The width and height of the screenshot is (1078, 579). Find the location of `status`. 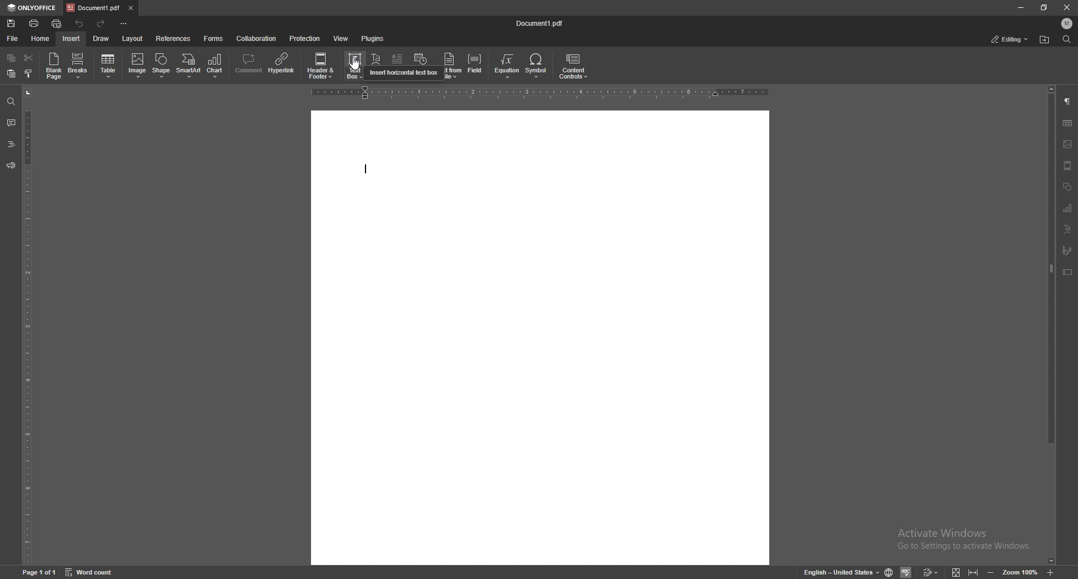

status is located at coordinates (1010, 39).